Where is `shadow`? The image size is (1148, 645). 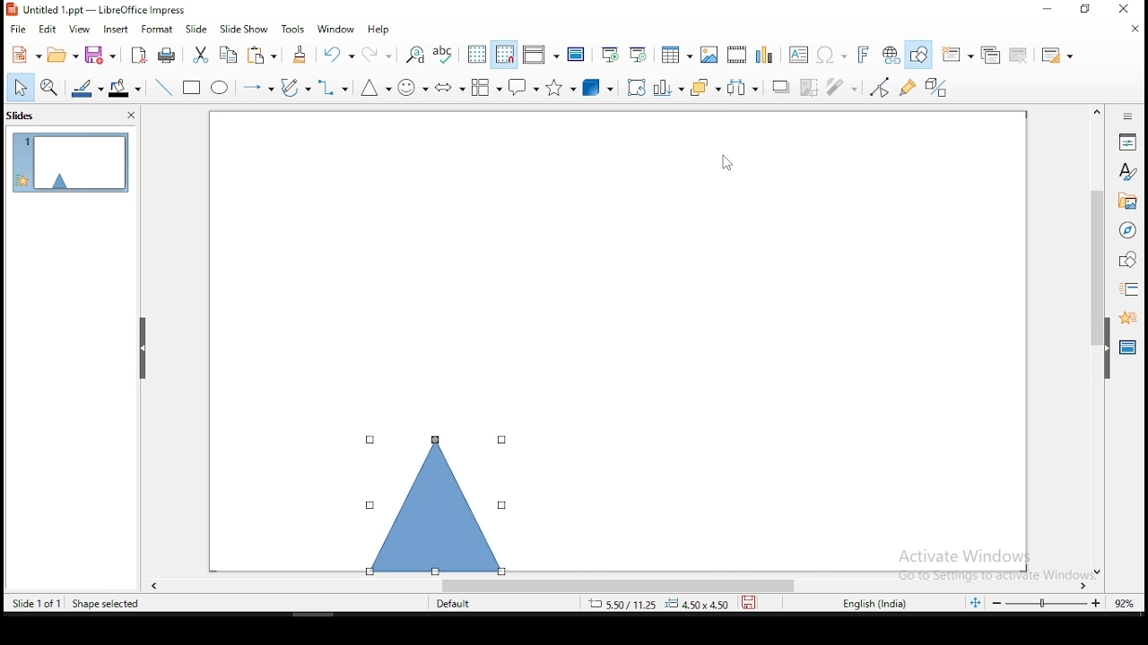 shadow is located at coordinates (781, 88).